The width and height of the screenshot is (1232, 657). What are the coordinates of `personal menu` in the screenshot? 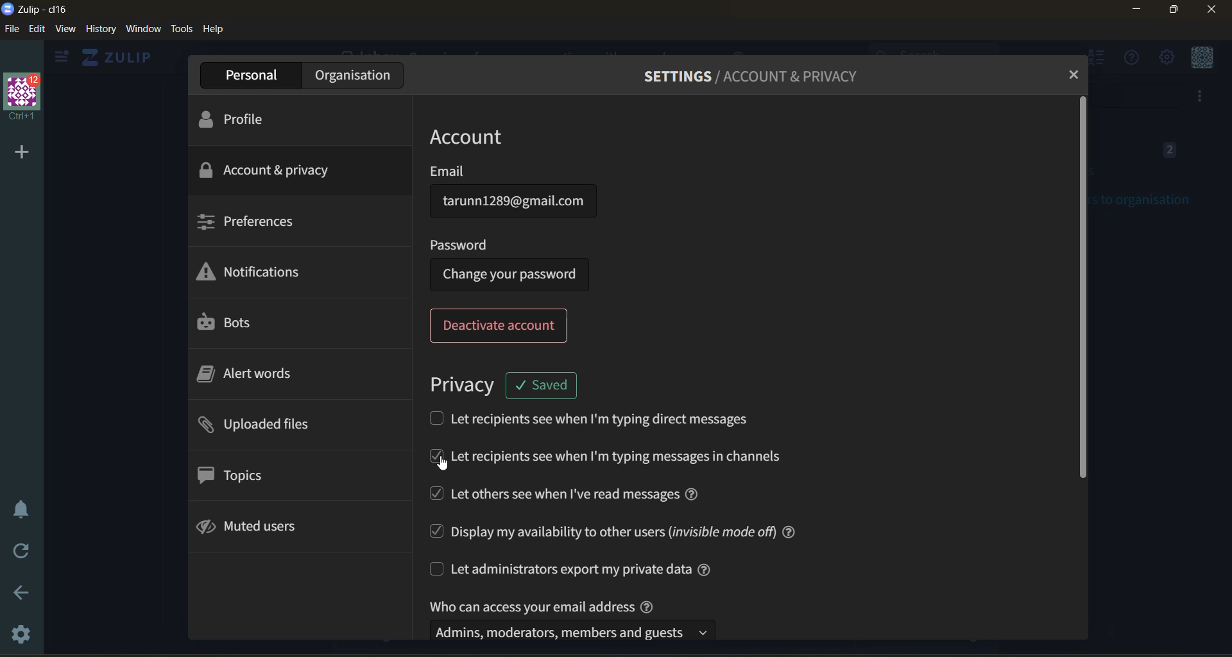 It's located at (1199, 59).